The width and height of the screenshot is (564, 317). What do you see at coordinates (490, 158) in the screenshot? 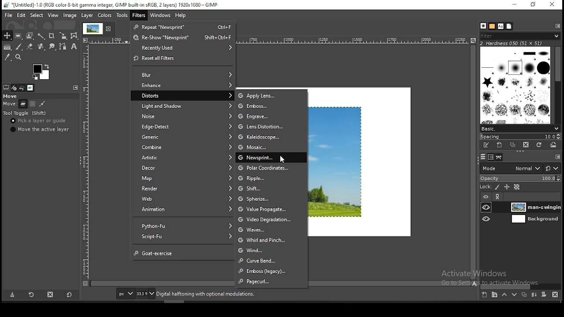
I see `channels` at bounding box center [490, 158].